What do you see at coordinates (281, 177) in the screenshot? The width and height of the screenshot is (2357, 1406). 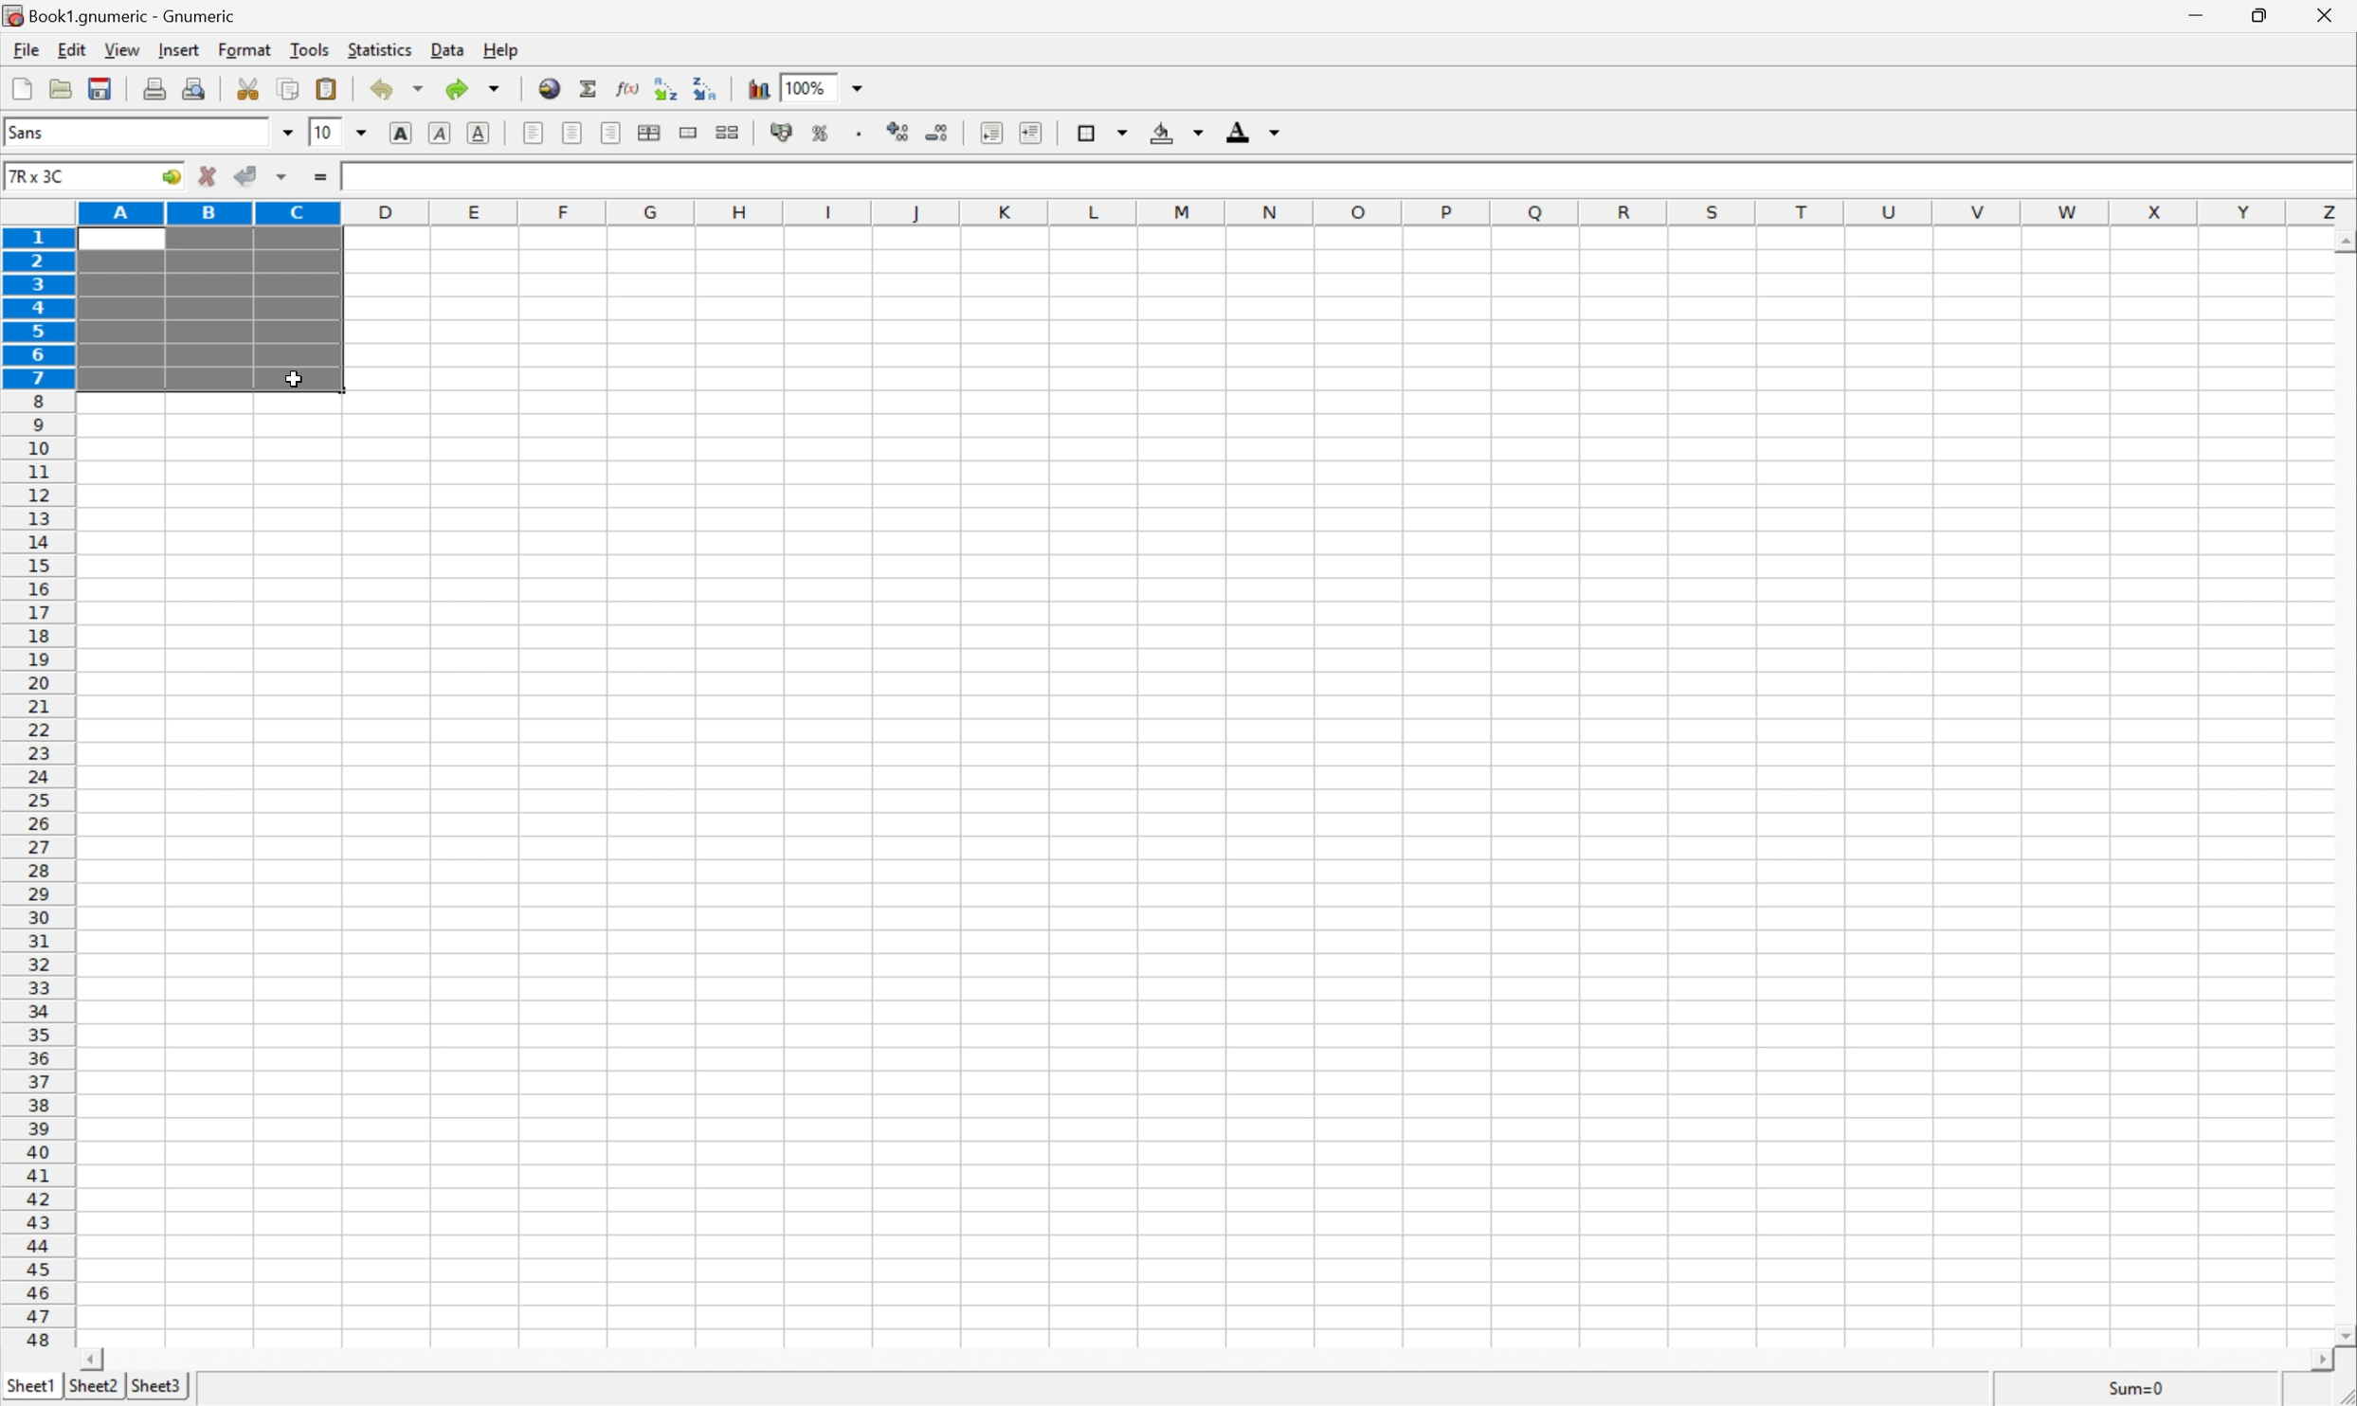 I see `accept changes across selection` at bounding box center [281, 177].